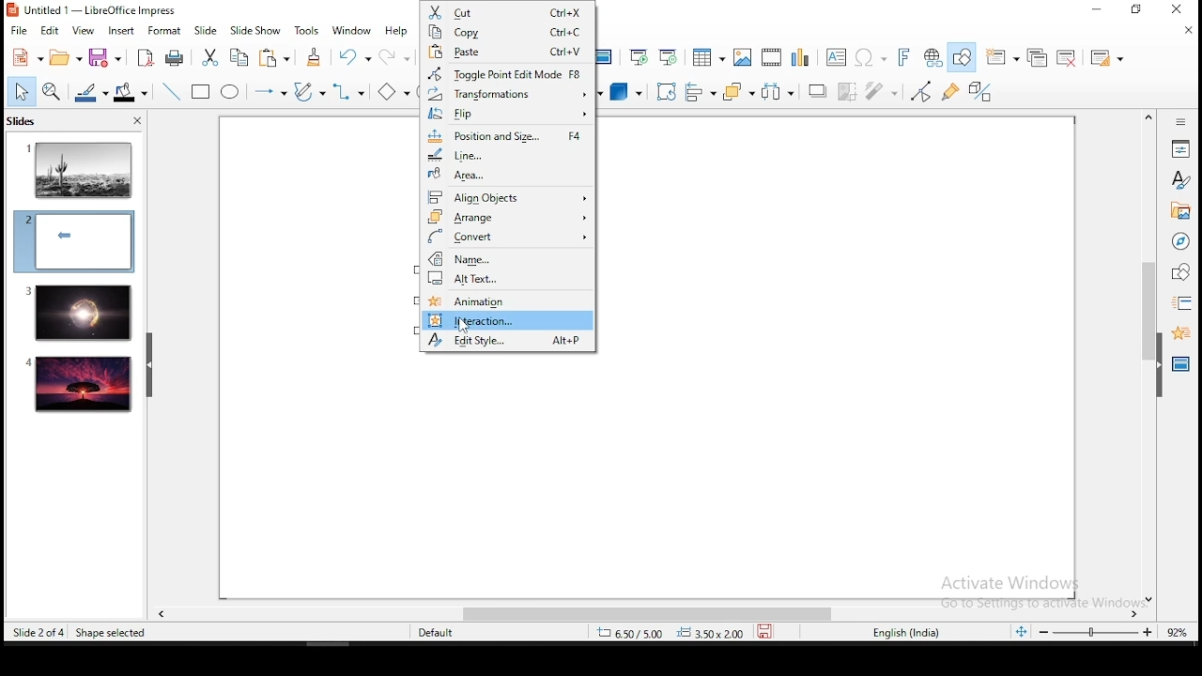 Image resolution: width=1202 pixels, height=676 pixels. Describe the element at coordinates (25, 57) in the screenshot. I see `new` at that location.